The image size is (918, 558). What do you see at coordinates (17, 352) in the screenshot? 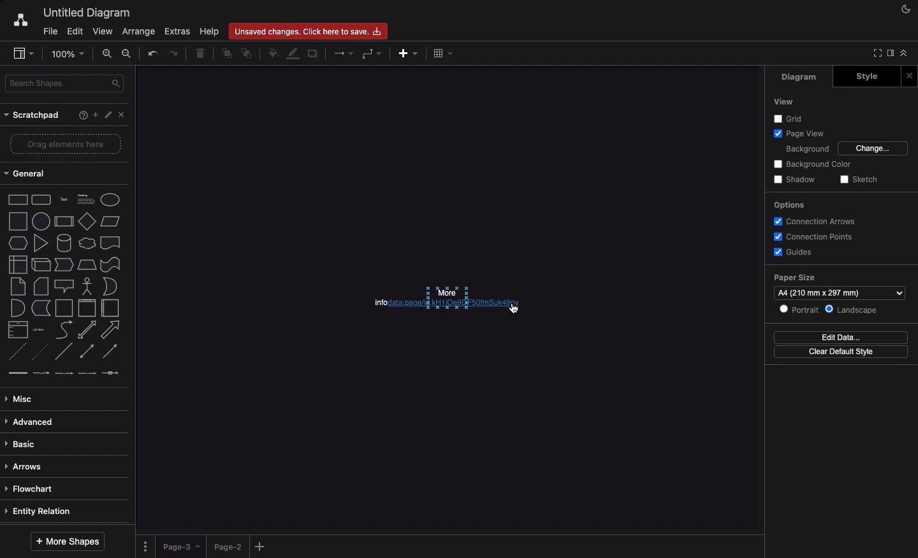
I see `dashed line` at bounding box center [17, 352].